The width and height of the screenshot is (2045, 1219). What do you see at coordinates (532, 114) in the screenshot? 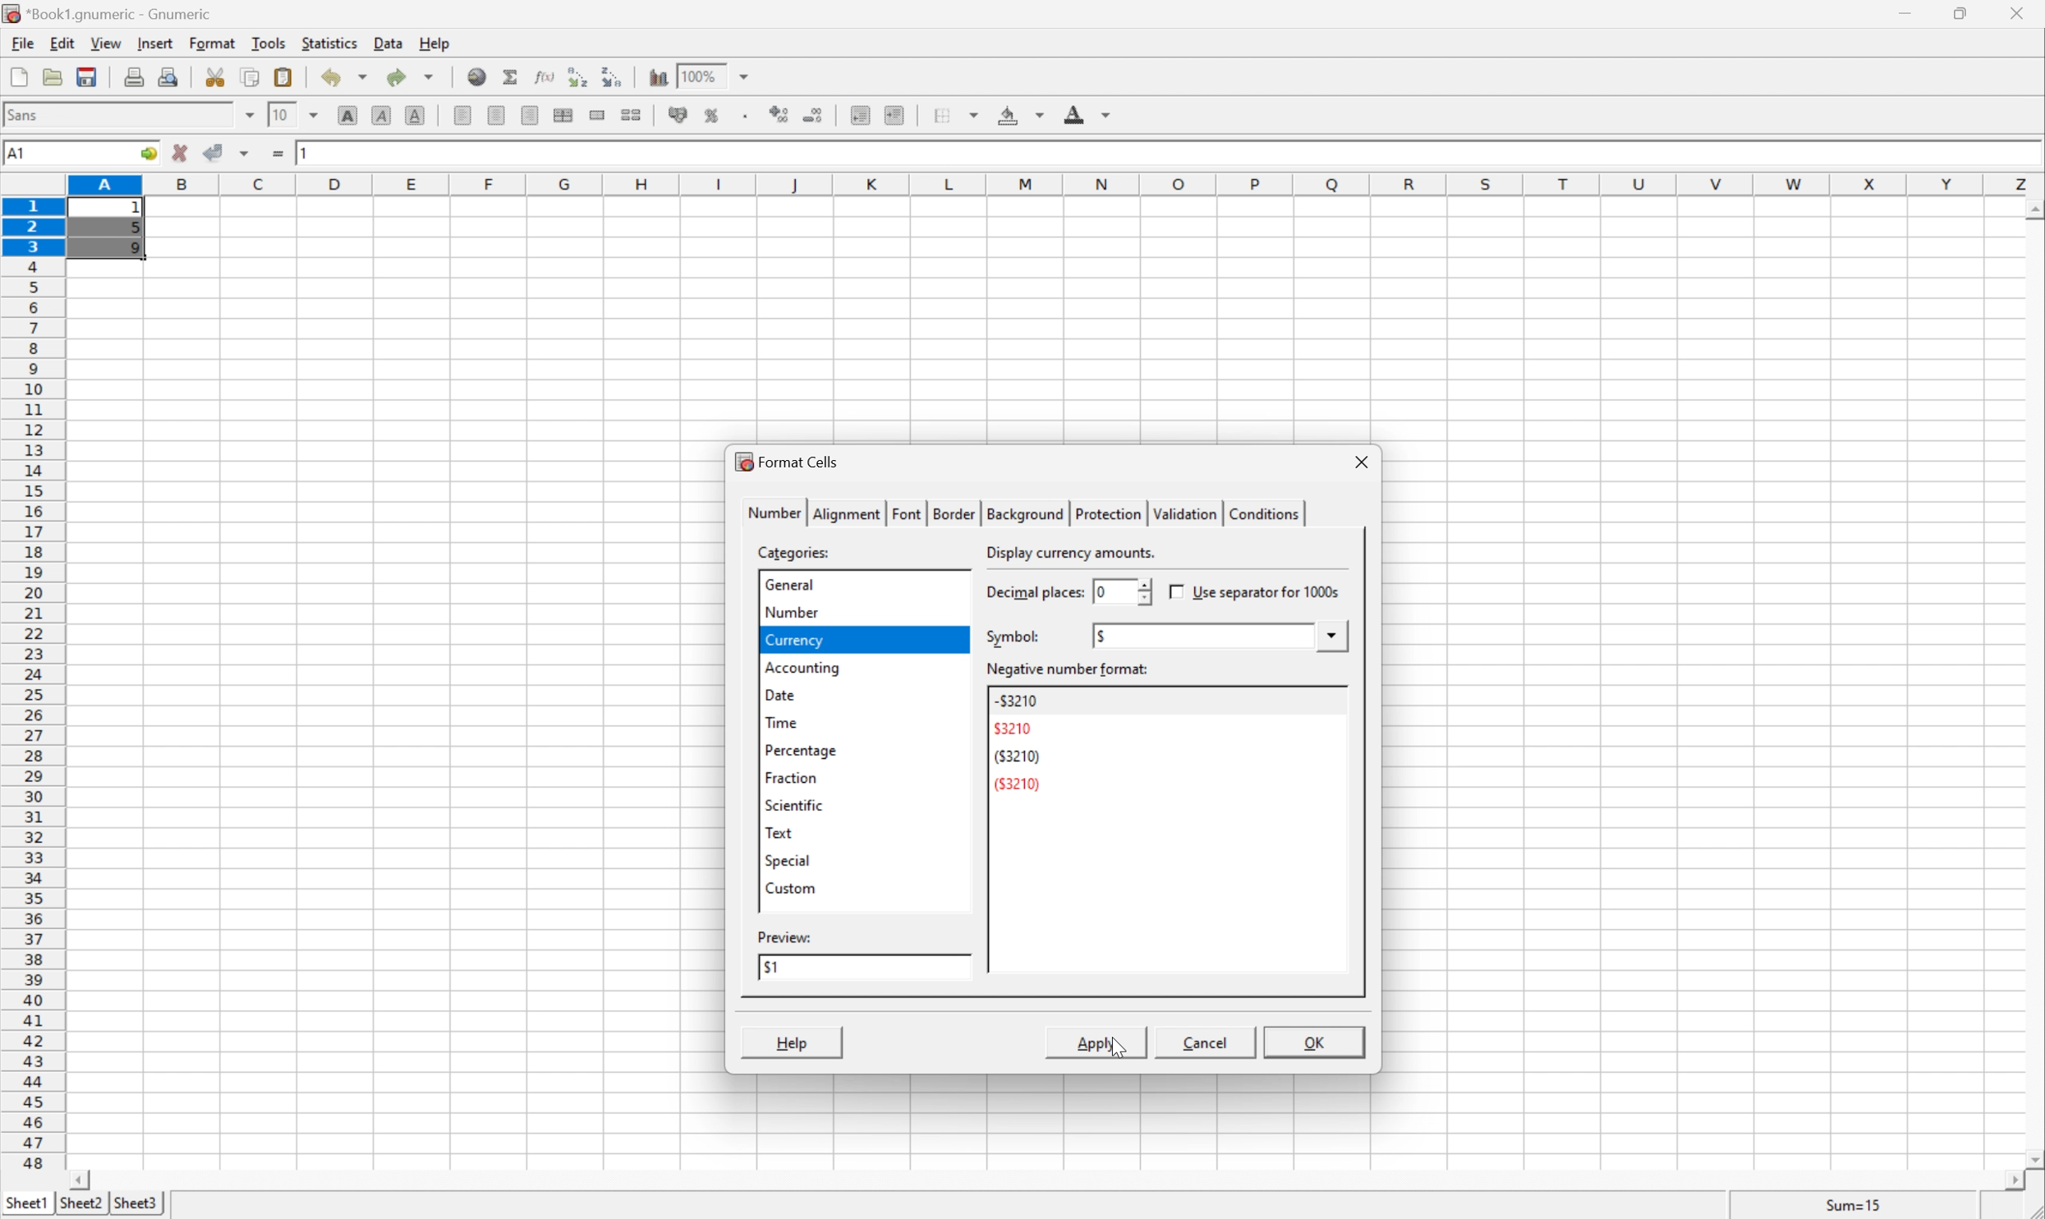
I see `align right` at bounding box center [532, 114].